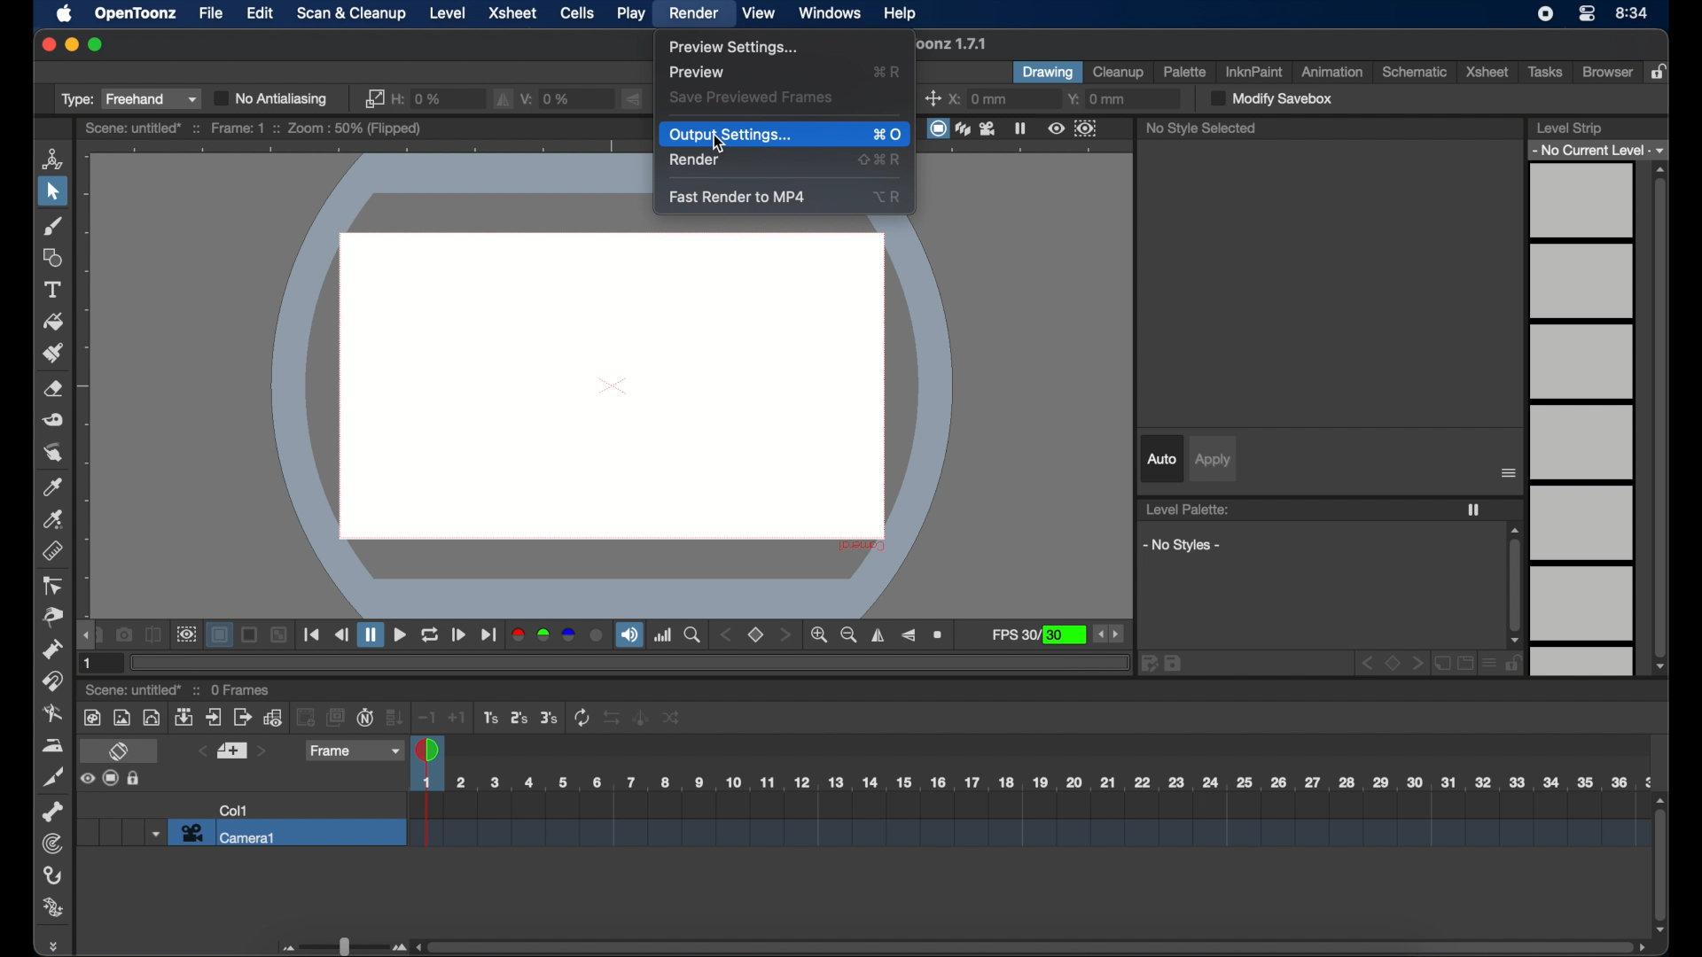 The width and height of the screenshot is (1702, 957). I want to click on hook tool, so click(54, 875).